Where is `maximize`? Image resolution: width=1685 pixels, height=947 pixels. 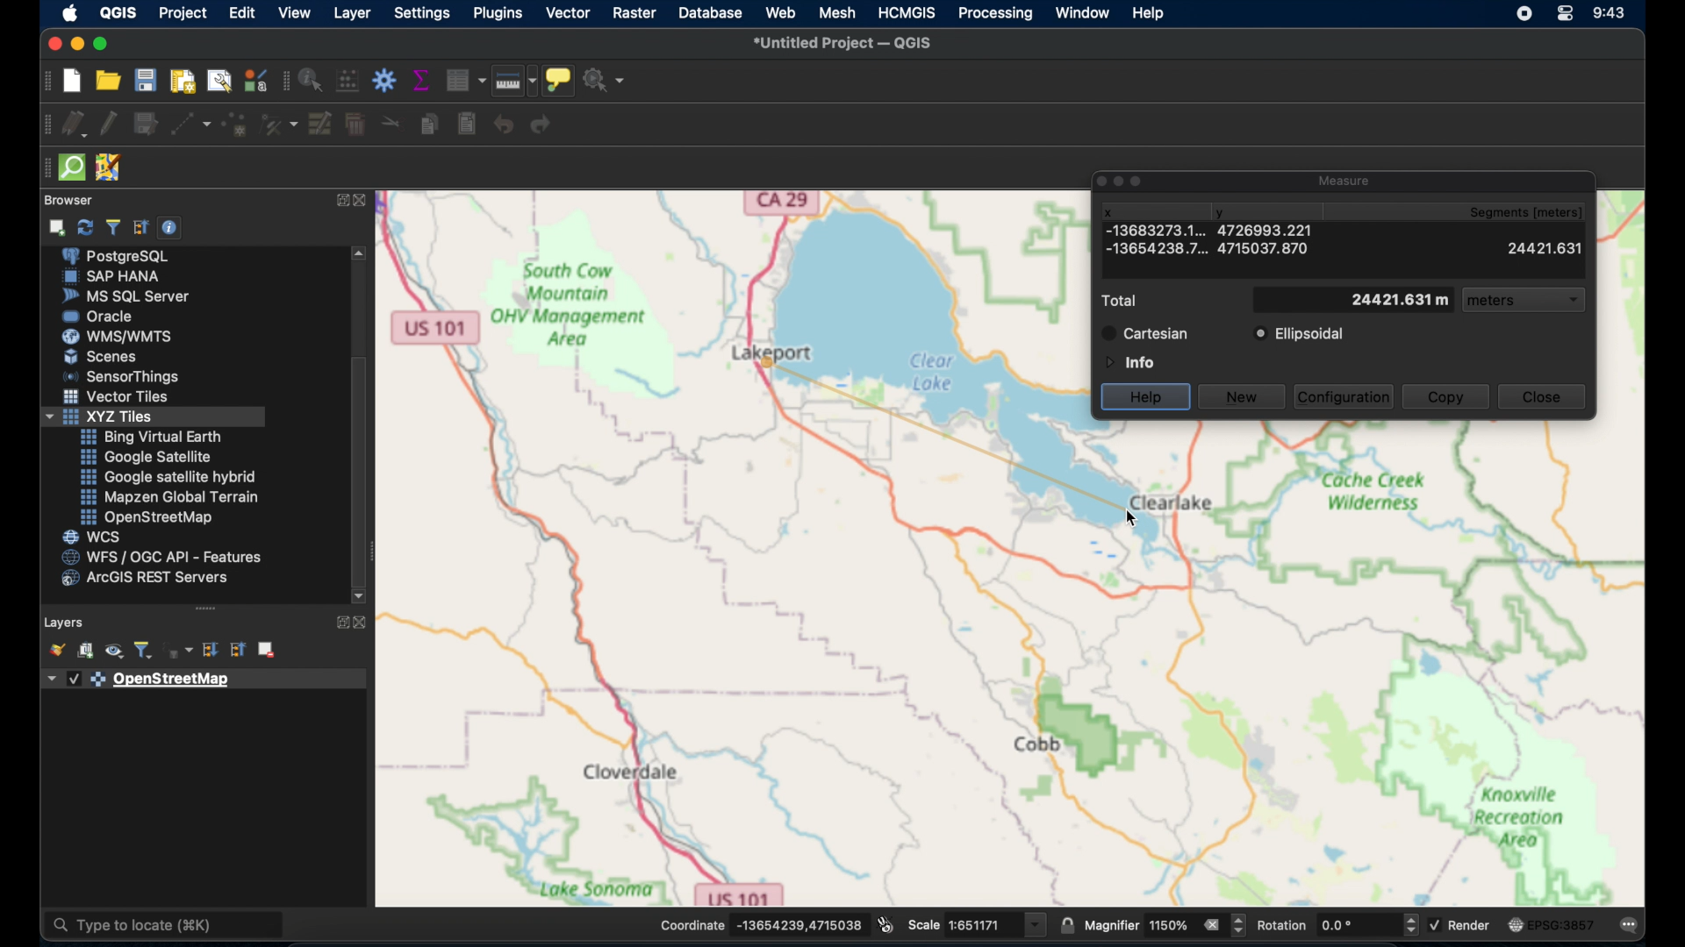
maximize is located at coordinates (104, 44).